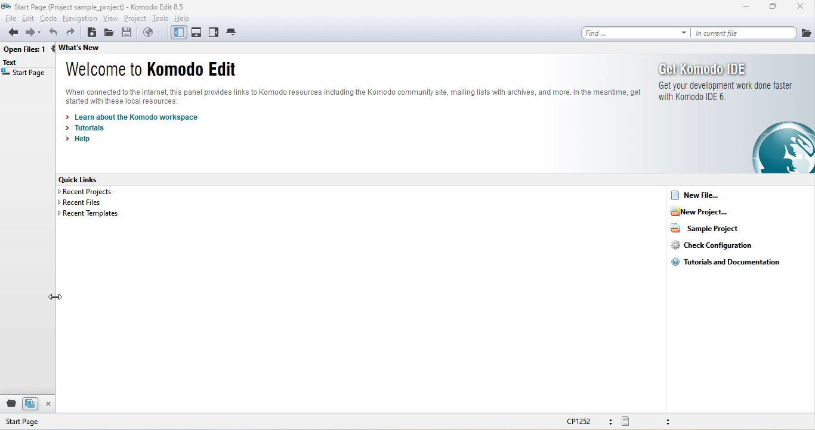 This screenshot has height=430, width=815. I want to click on recent templates, so click(88, 213).